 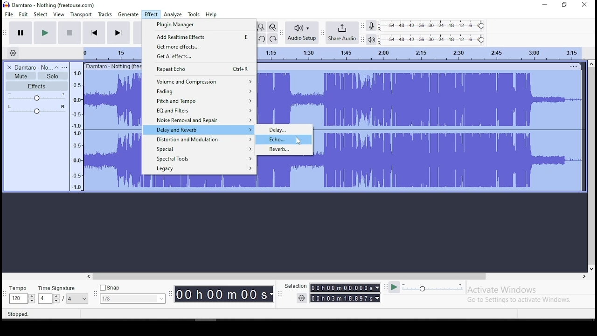 I want to click on , so click(x=361, y=26).